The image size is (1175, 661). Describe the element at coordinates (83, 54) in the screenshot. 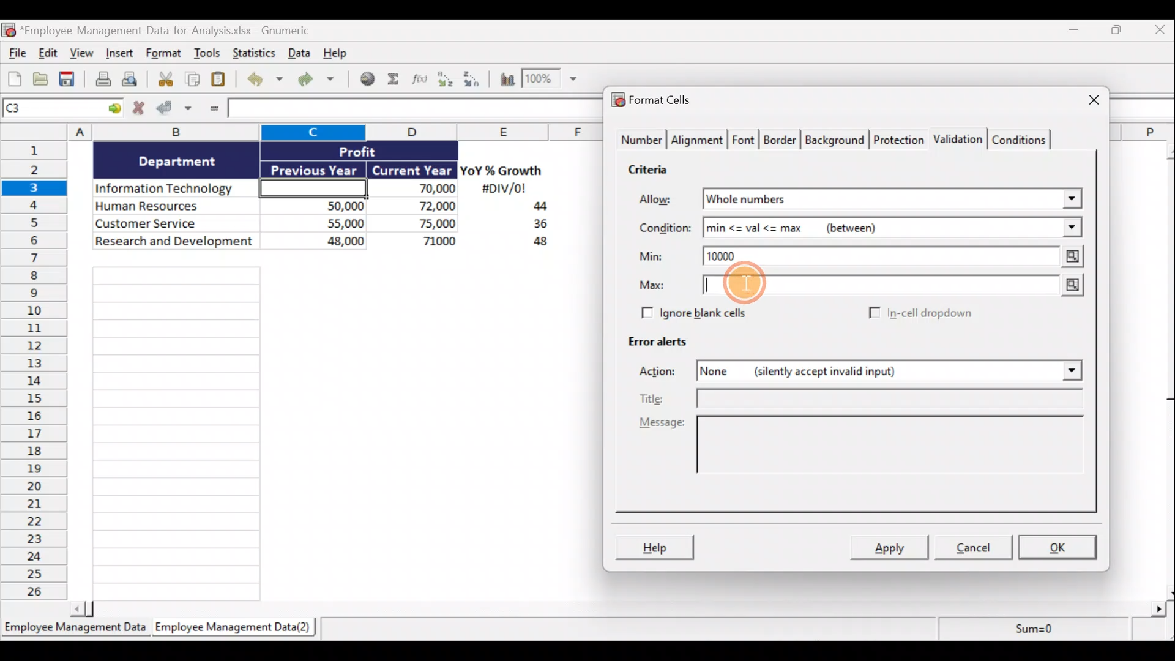

I see `View` at that location.